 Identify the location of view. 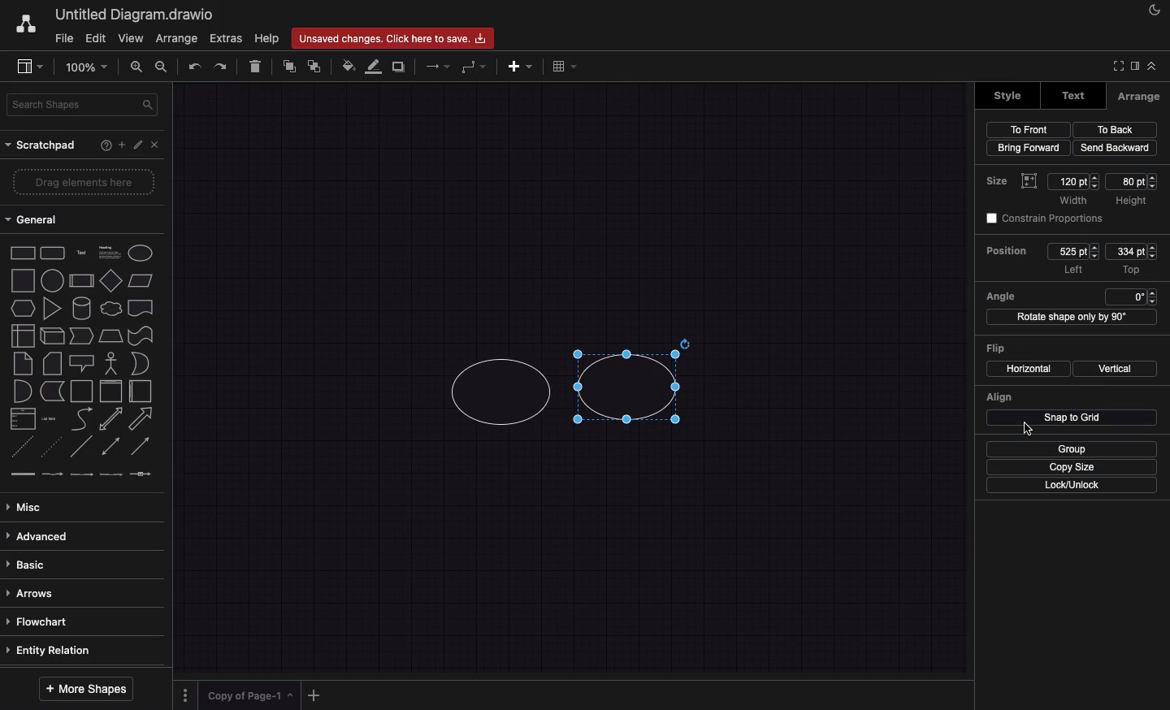
(133, 38).